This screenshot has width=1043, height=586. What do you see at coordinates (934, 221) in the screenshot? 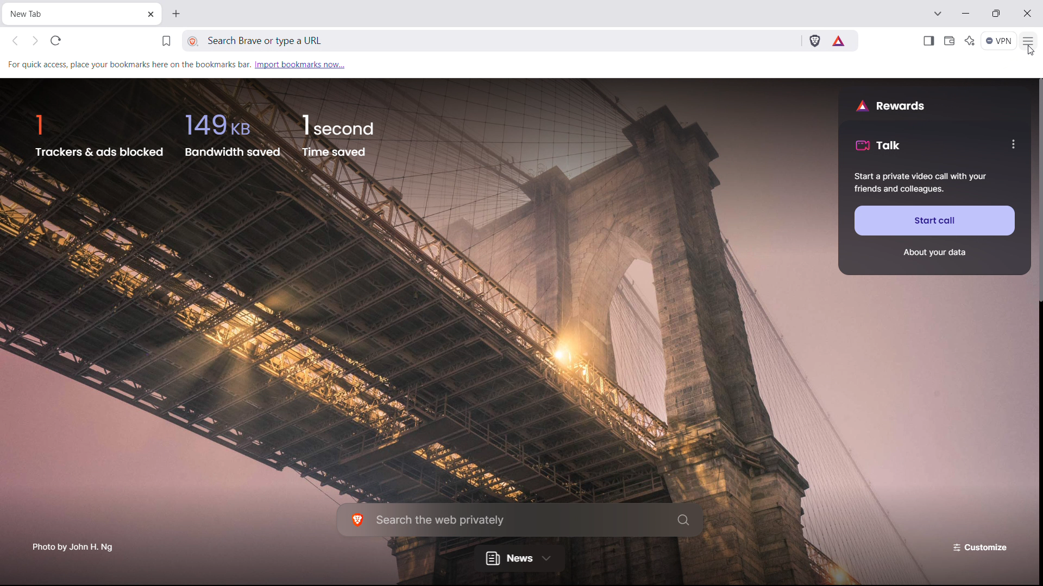
I see `start call` at bounding box center [934, 221].